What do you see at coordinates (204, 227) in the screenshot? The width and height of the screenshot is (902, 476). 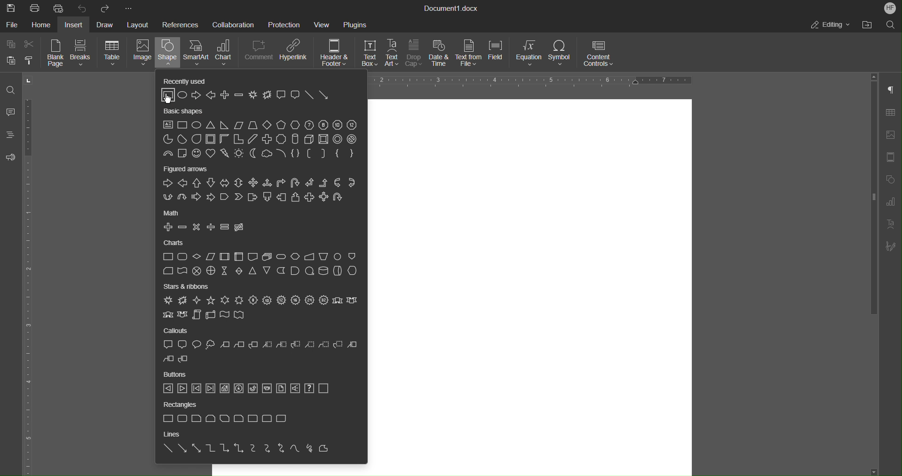 I see `Maths Shapes` at bounding box center [204, 227].